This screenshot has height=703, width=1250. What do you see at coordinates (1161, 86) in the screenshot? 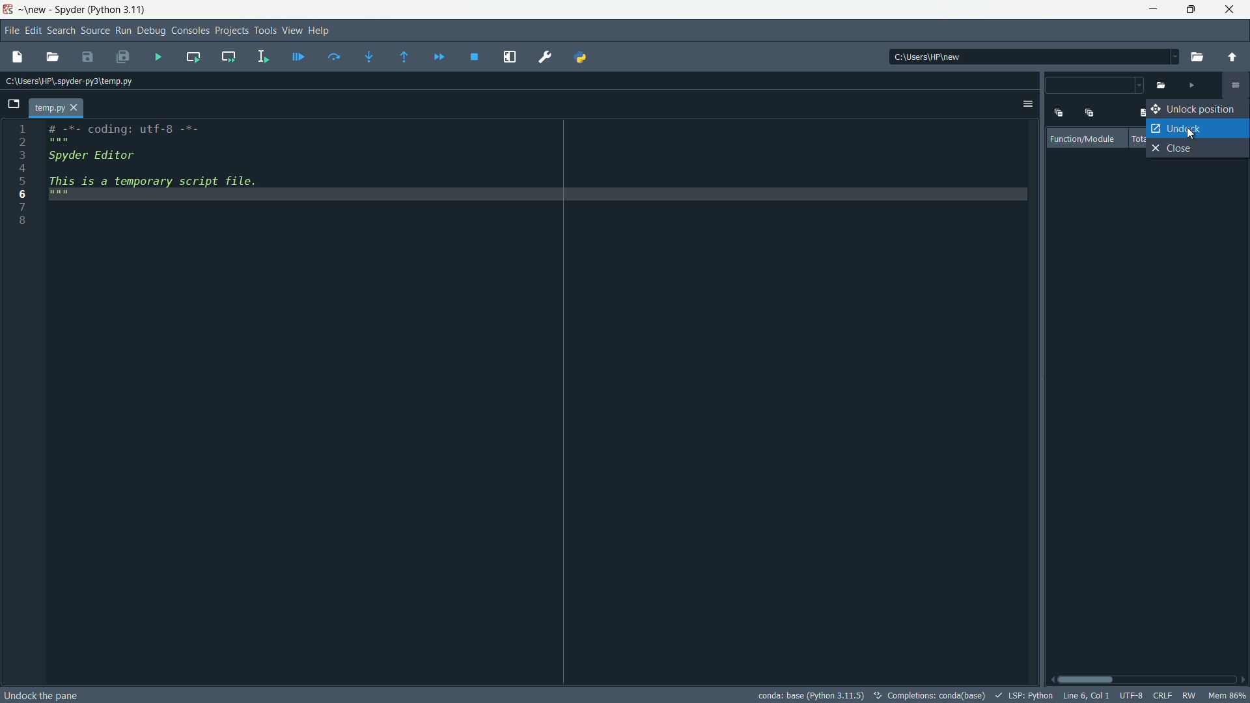
I see `open file` at bounding box center [1161, 86].